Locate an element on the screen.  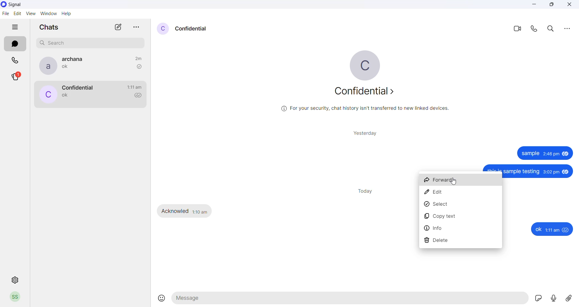
settings is located at coordinates (15, 280).